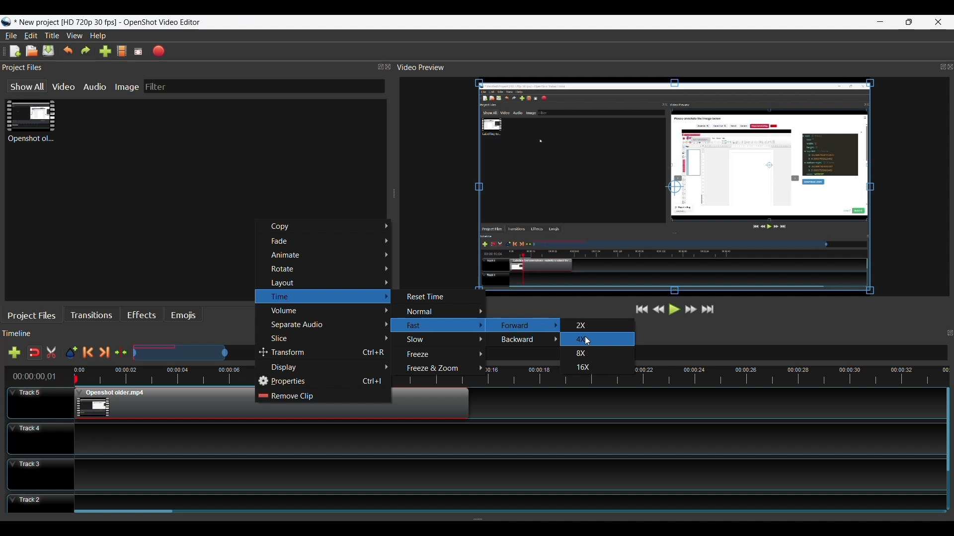  Describe the element at coordinates (506, 473) in the screenshot. I see `Track Panel` at that location.